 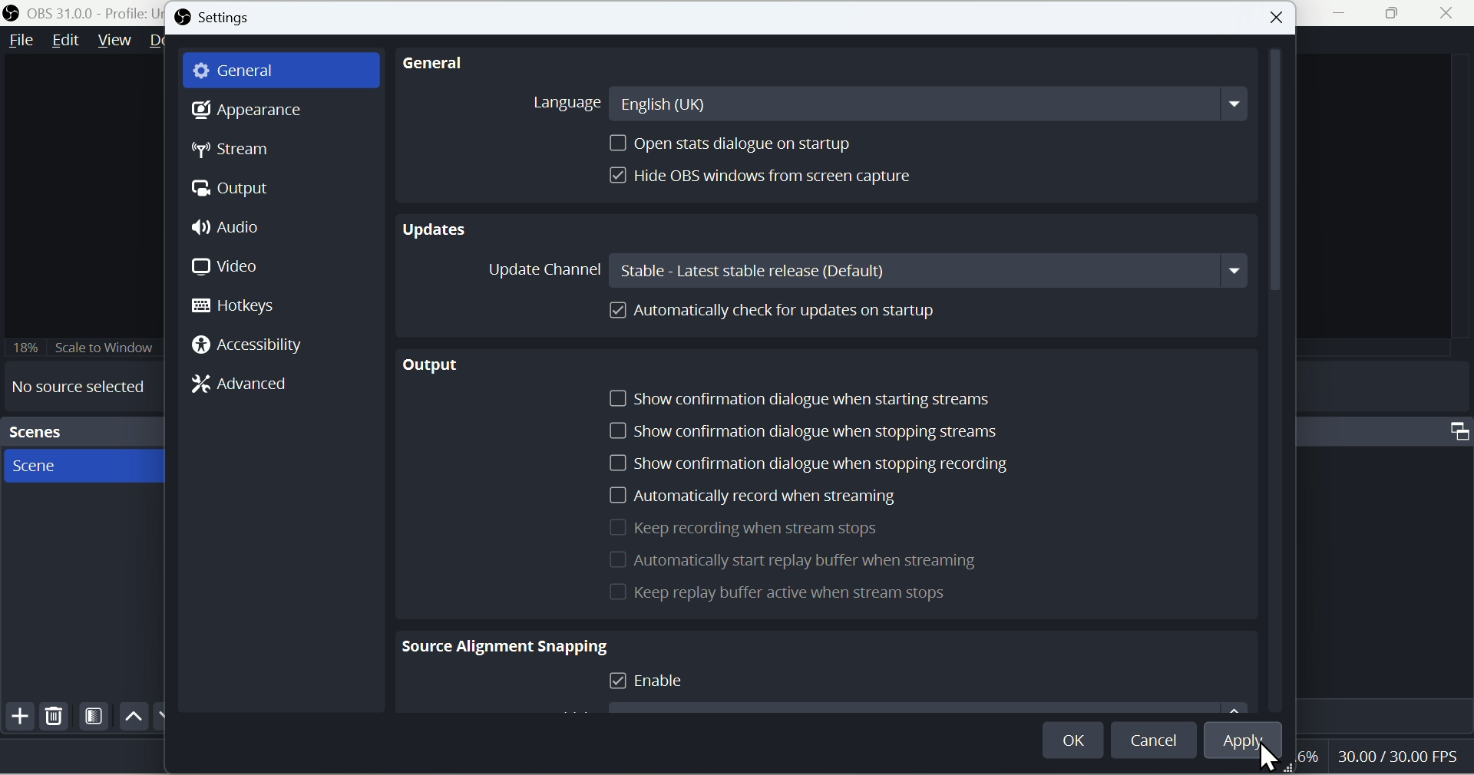 I want to click on , so click(x=118, y=45).